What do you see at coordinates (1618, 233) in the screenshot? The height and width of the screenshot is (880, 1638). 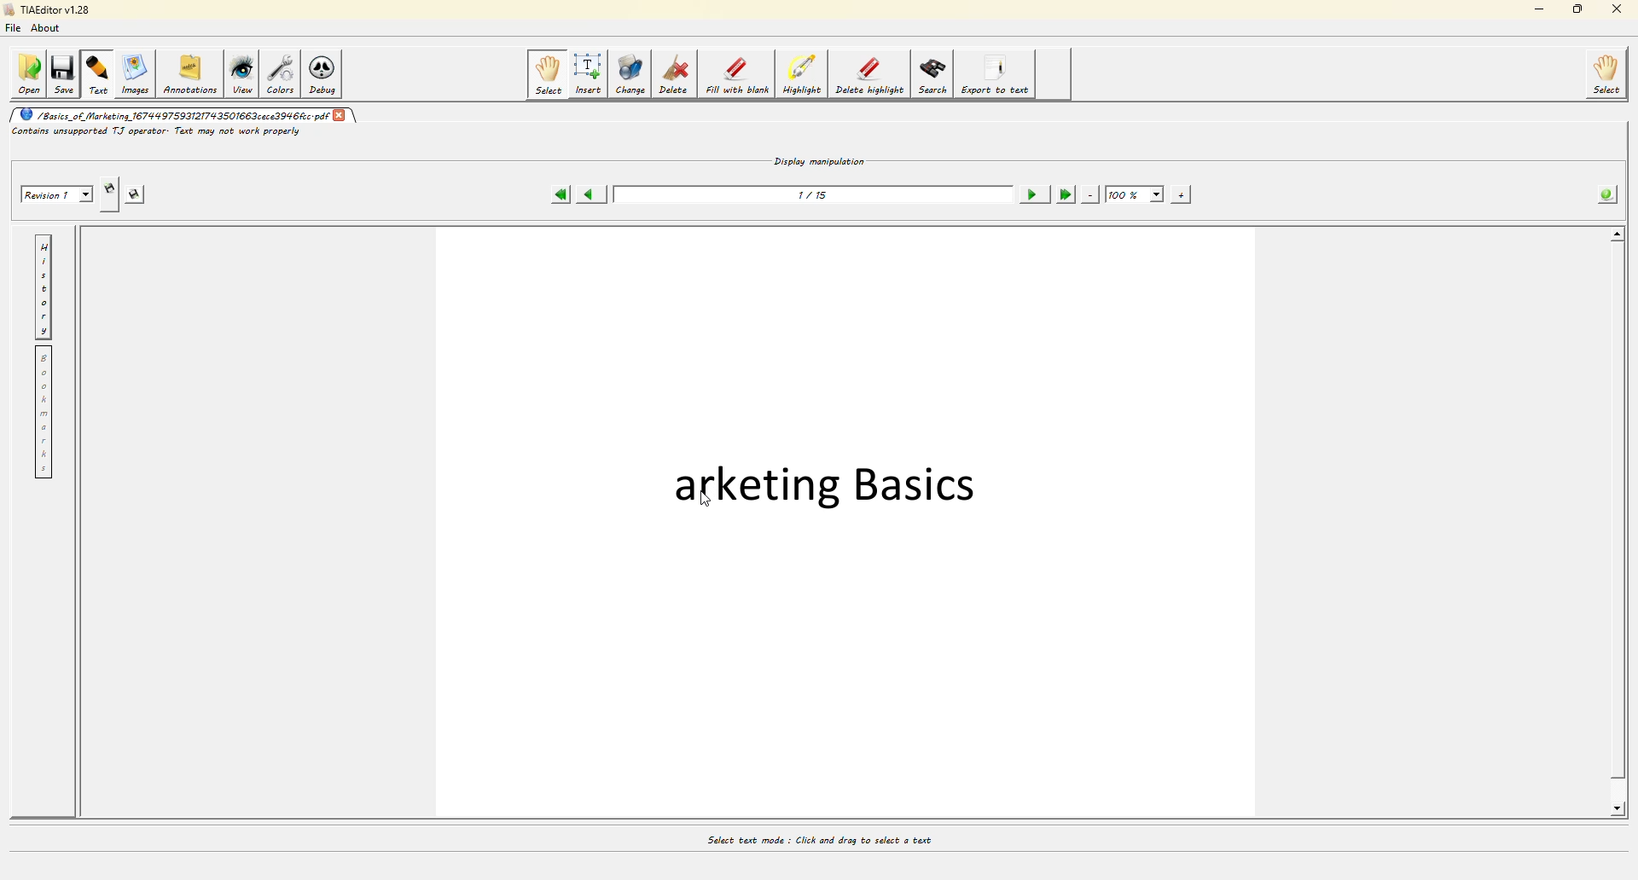 I see `move up` at bounding box center [1618, 233].